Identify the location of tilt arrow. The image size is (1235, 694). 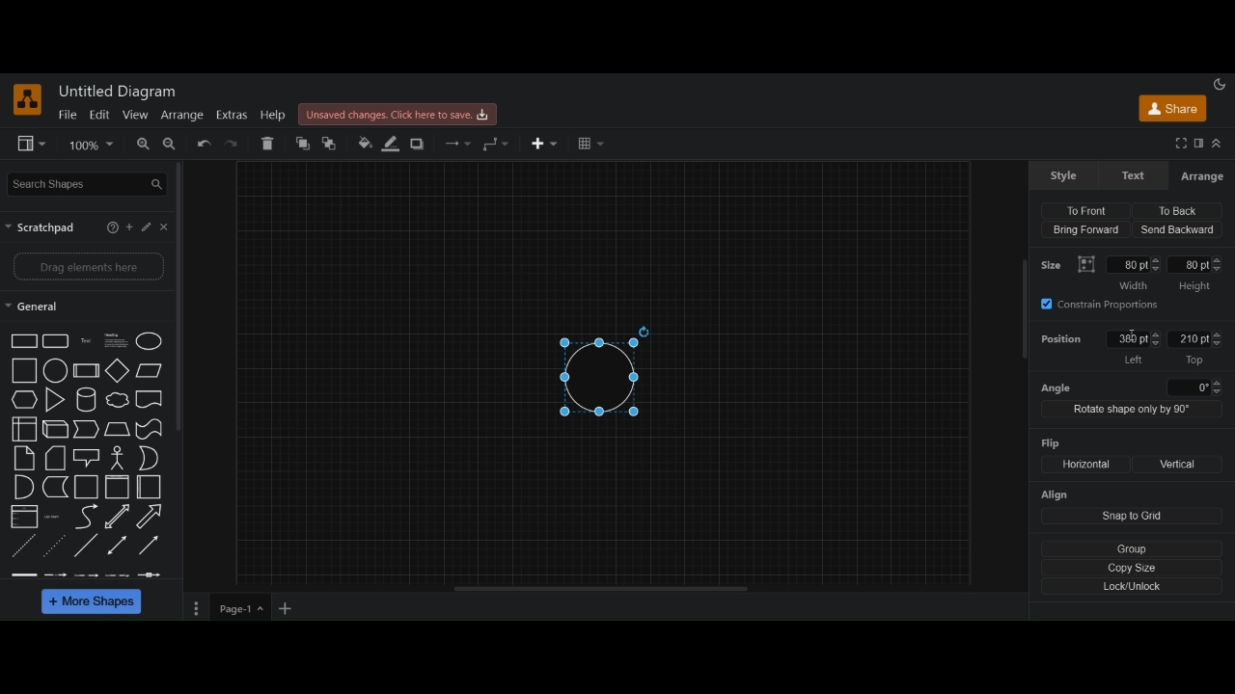
(118, 517).